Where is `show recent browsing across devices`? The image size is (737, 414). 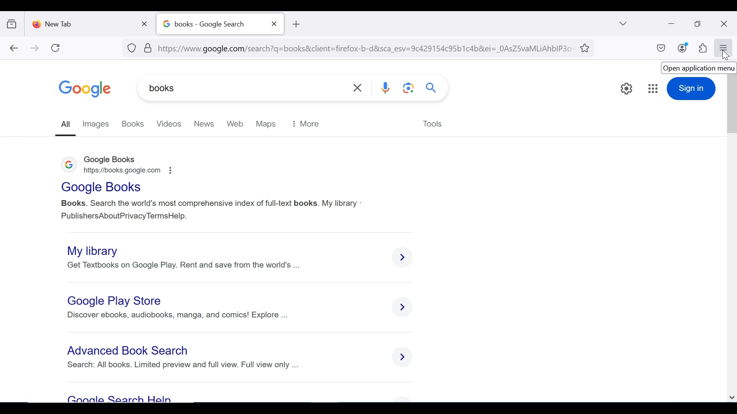 show recent browsing across devices is located at coordinates (13, 23).